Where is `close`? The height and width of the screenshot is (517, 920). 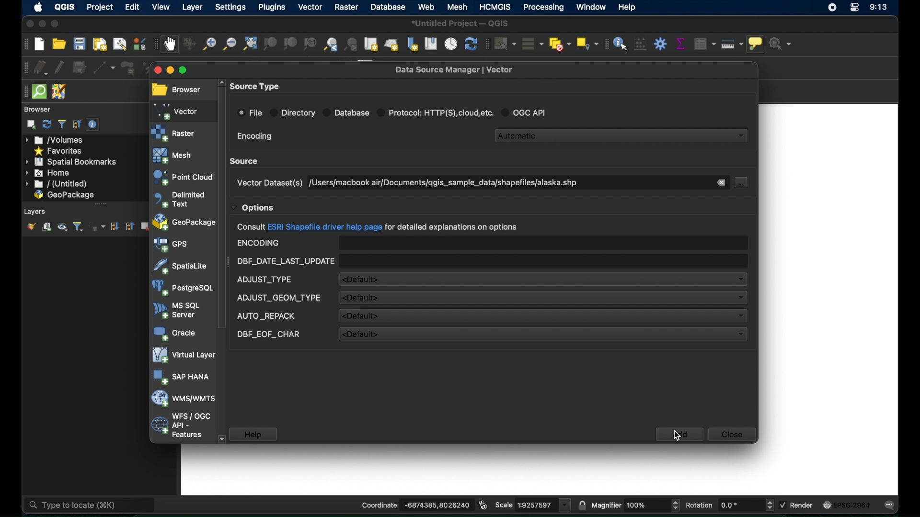
close is located at coordinates (732, 436).